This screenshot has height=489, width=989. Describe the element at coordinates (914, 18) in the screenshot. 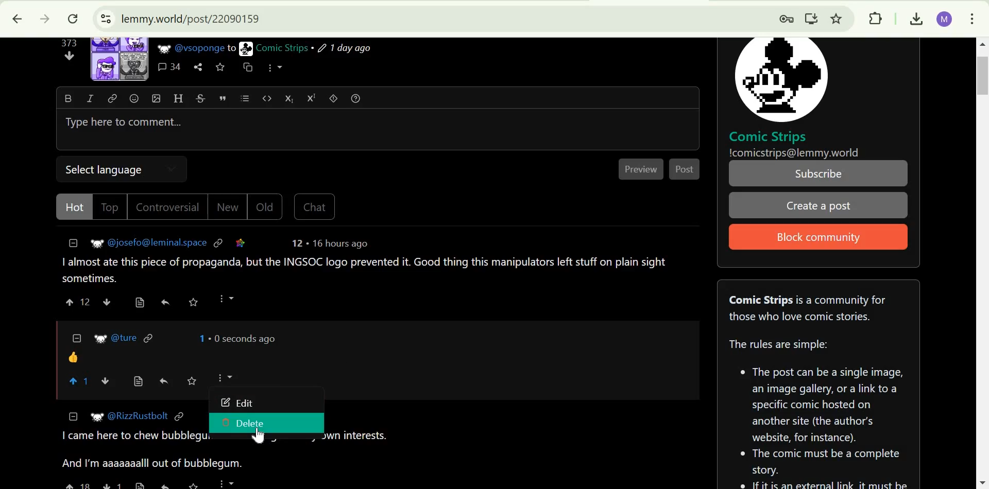

I see `Downloads` at that location.